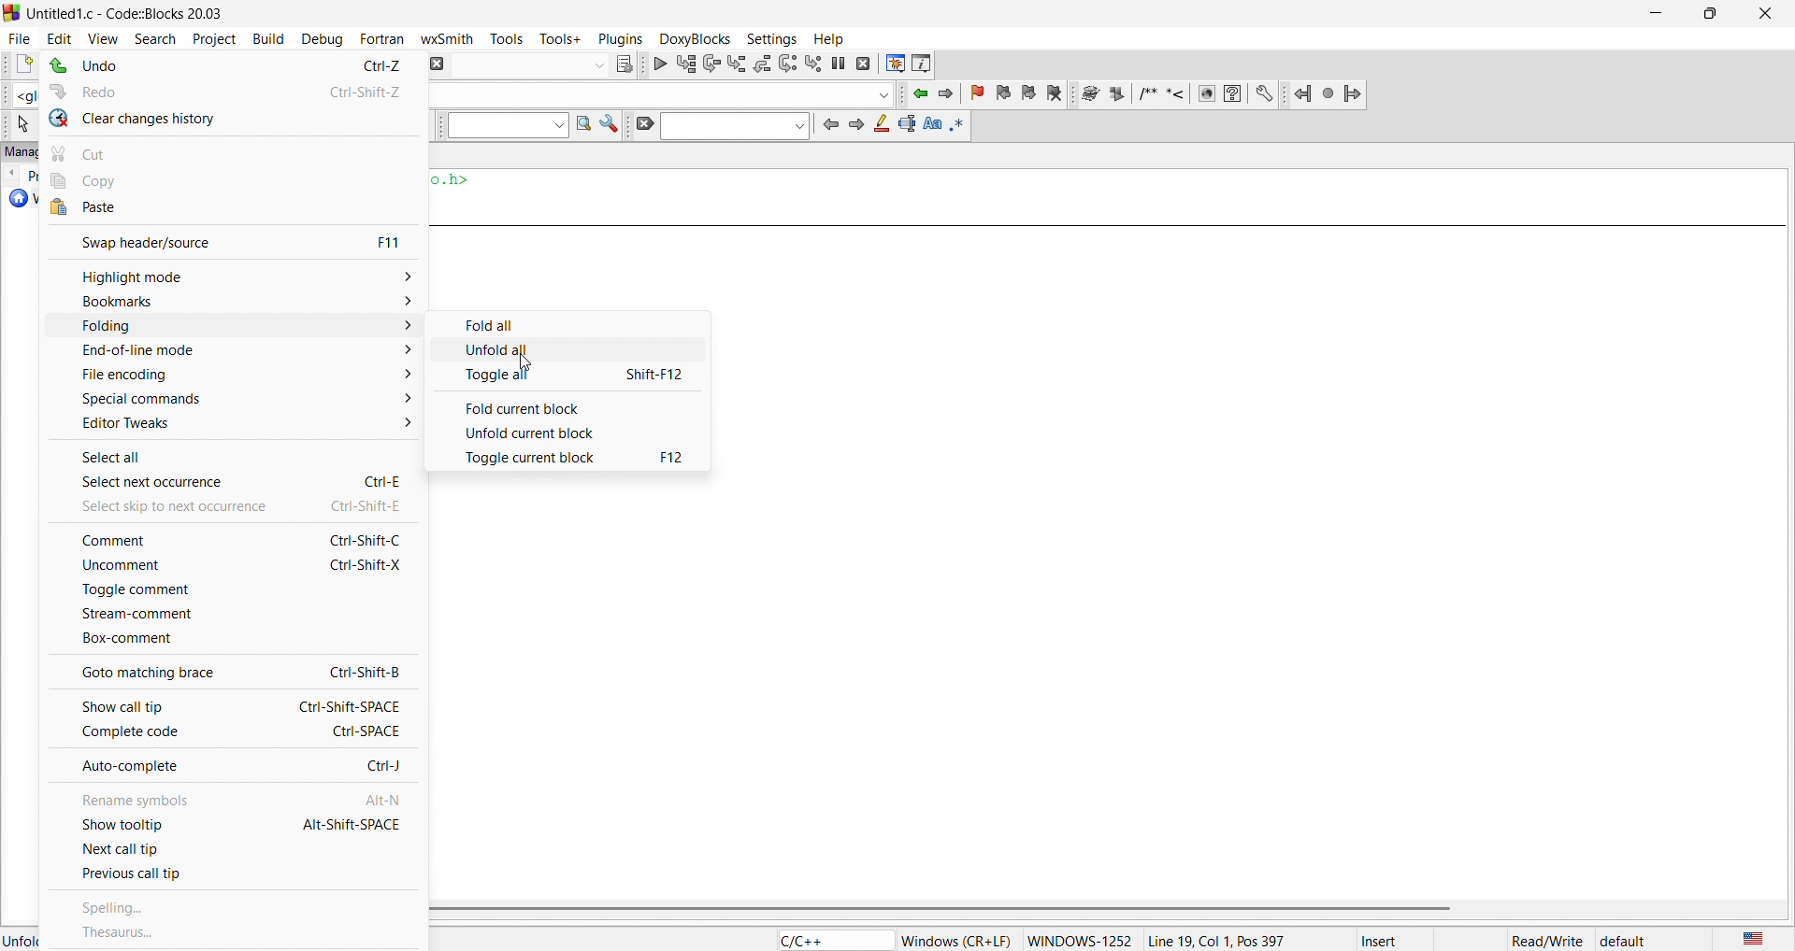  What do you see at coordinates (1089, 93) in the screenshot?
I see `run doxy wizard` at bounding box center [1089, 93].